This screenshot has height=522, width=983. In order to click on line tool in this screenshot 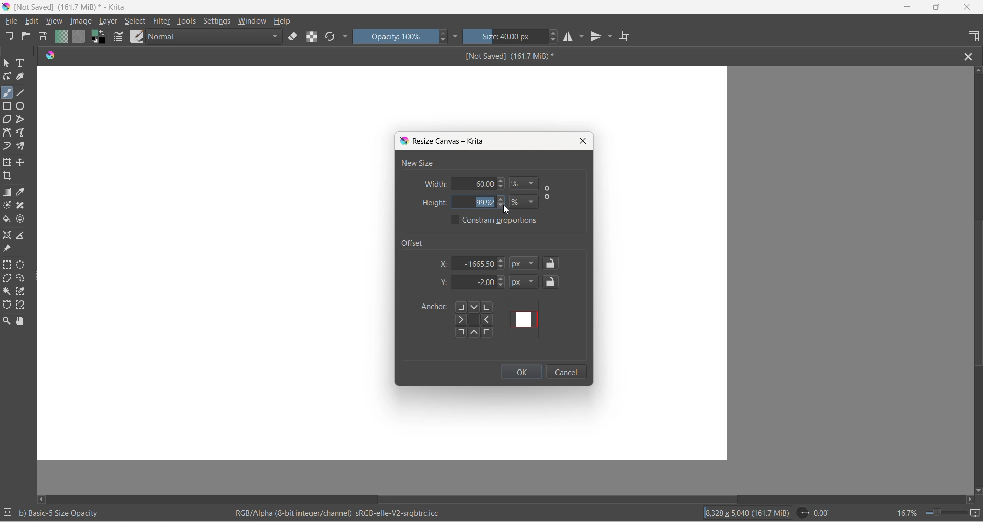, I will do `click(23, 91)`.